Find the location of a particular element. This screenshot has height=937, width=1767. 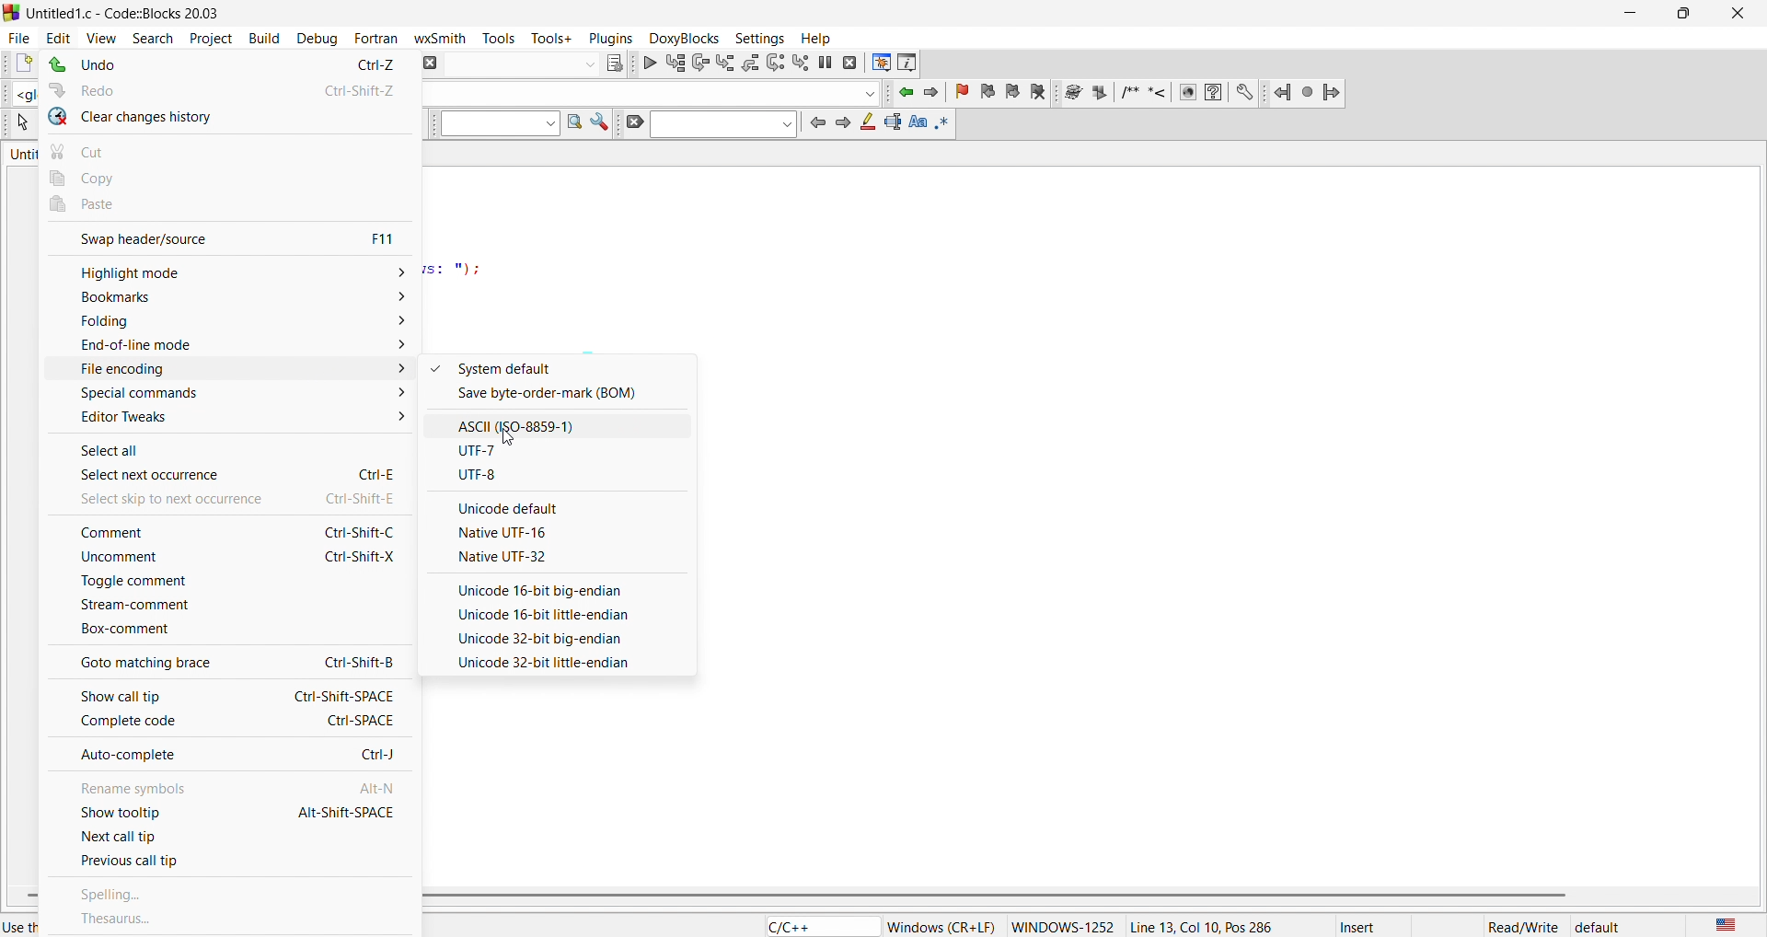

select is located at coordinates (21, 123).